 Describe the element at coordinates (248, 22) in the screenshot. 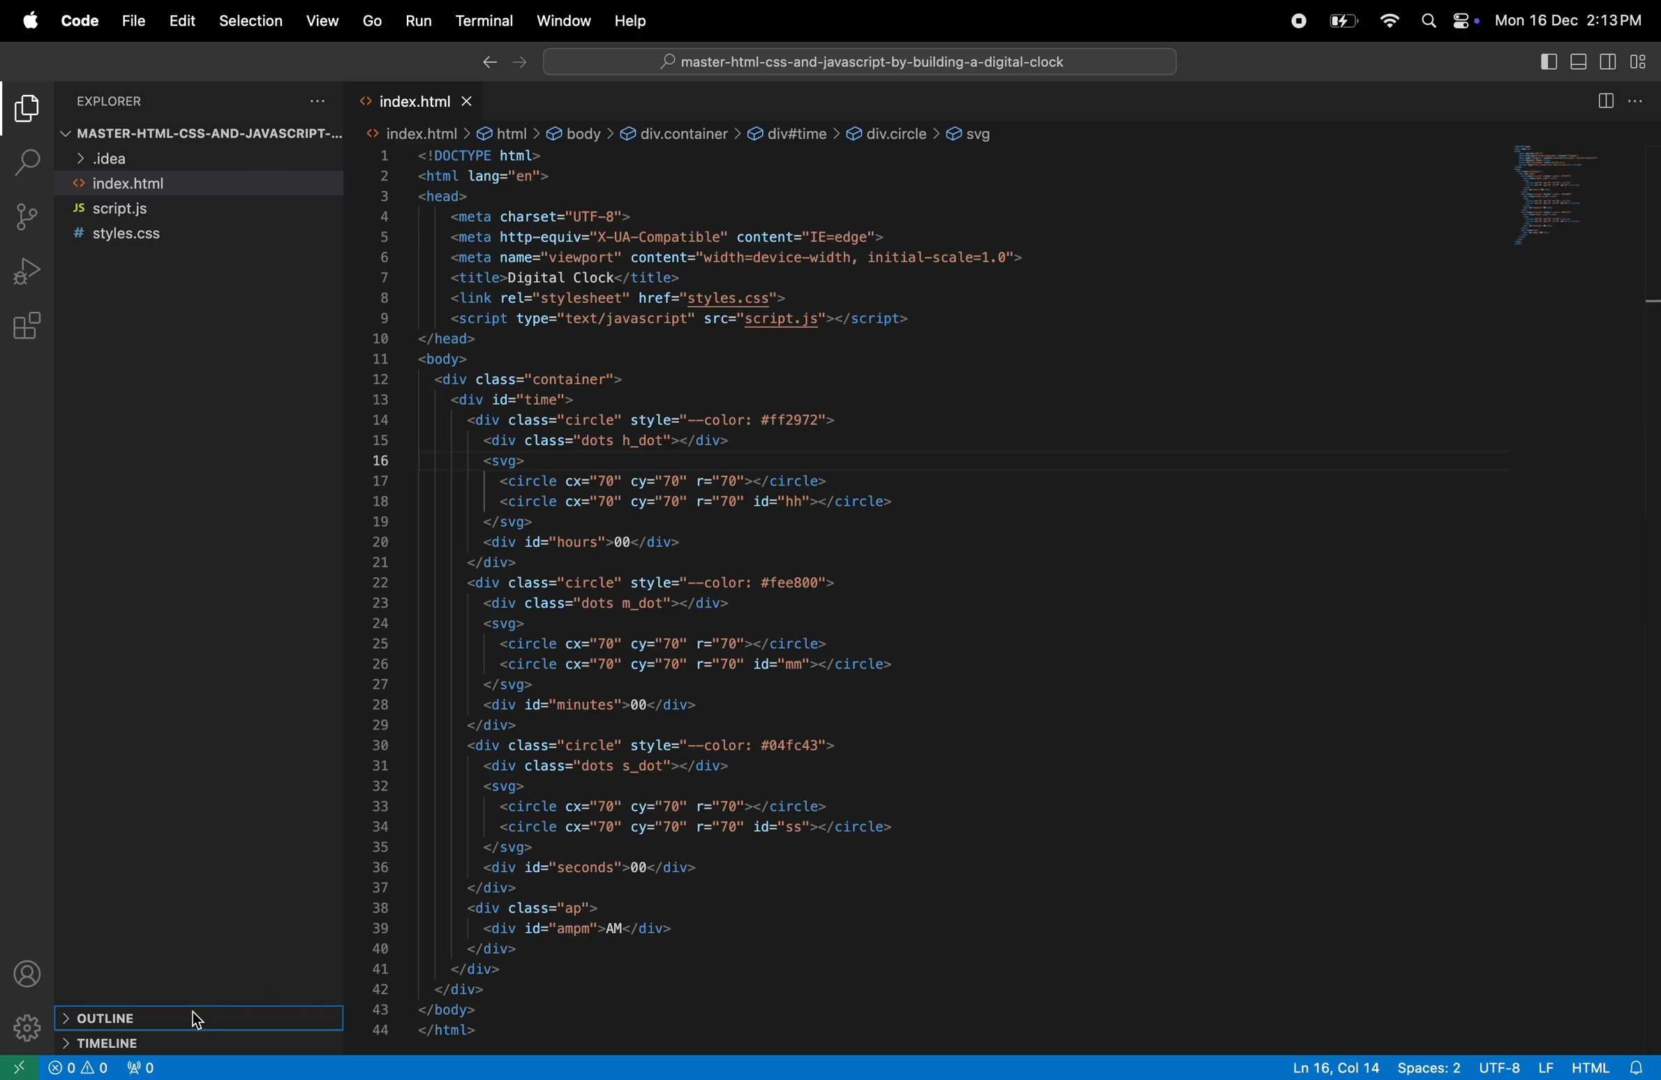

I see `selection` at that location.